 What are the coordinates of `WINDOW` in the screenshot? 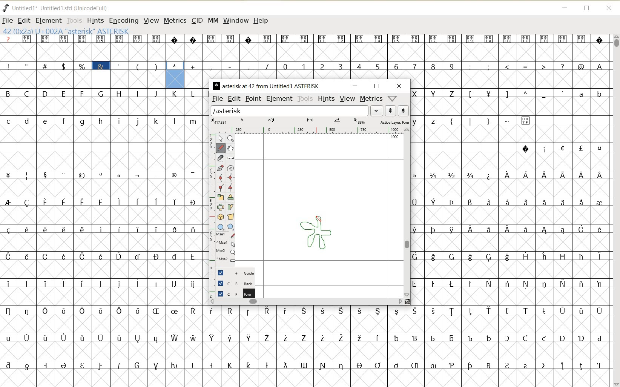 It's located at (235, 21).